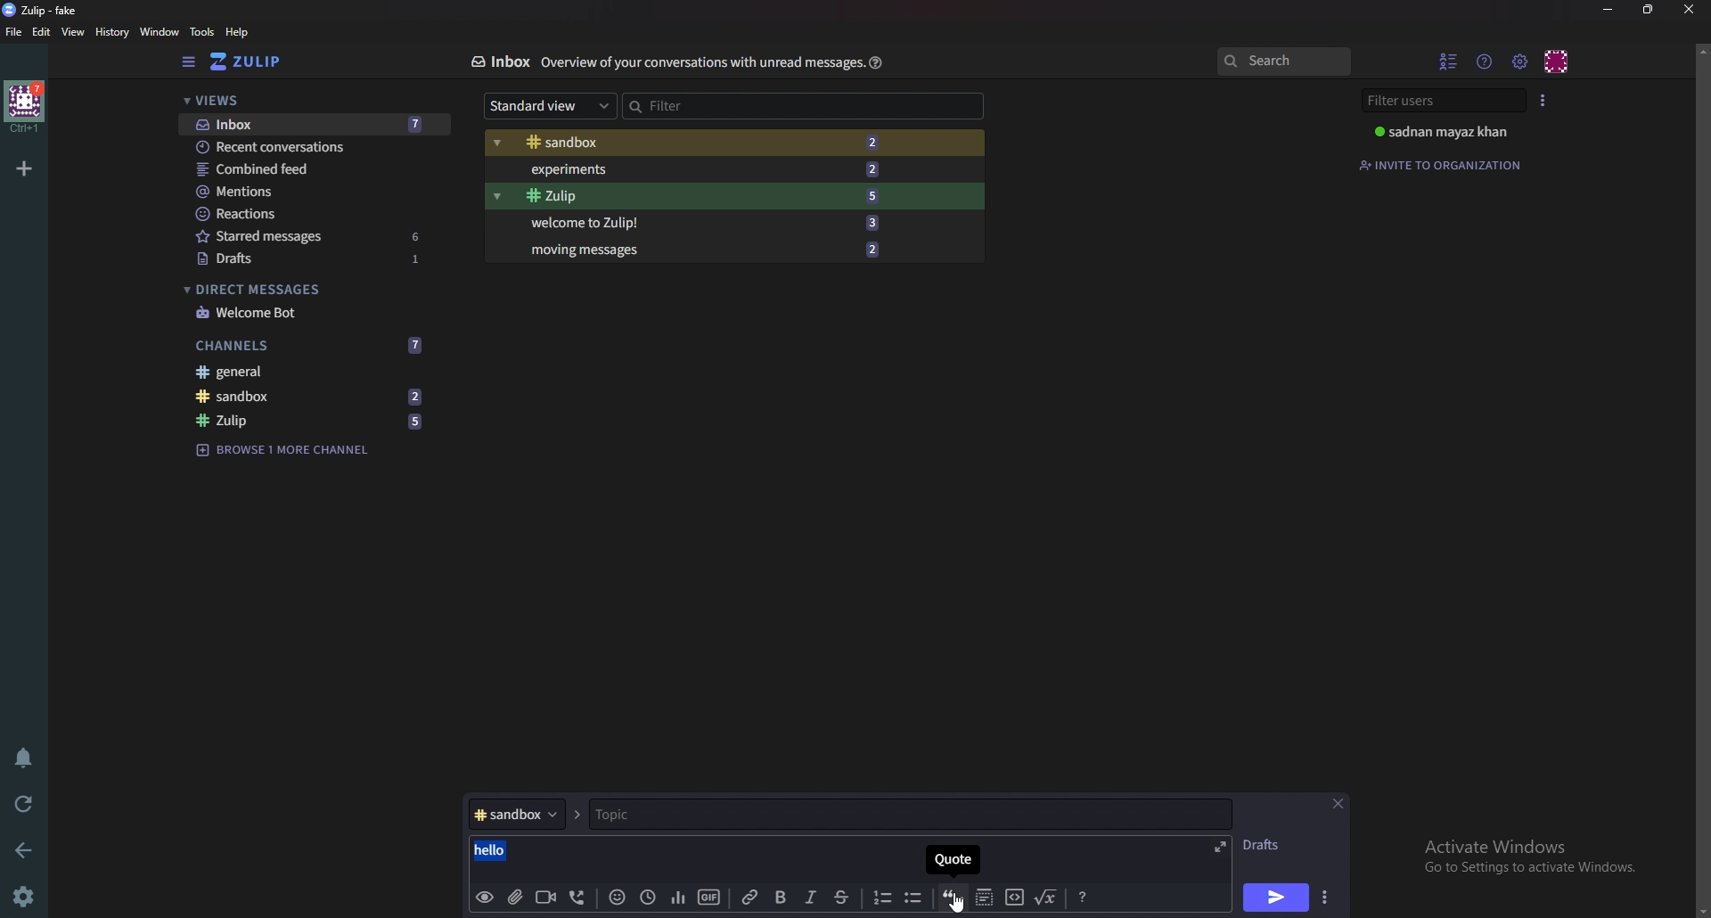 The height and width of the screenshot is (918, 1711). Describe the element at coordinates (1443, 134) in the screenshot. I see `sadnan mayaz khan` at that location.